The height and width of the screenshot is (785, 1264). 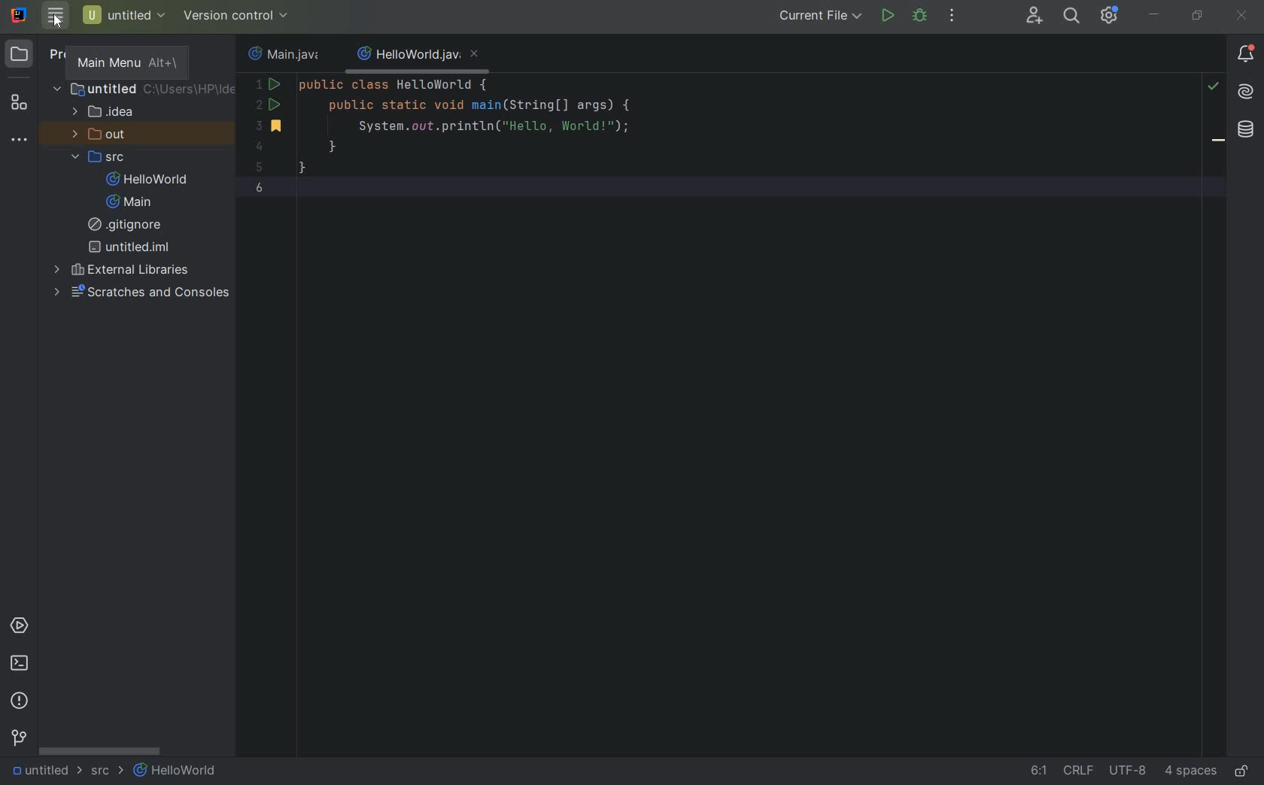 I want to click on system name, so click(x=19, y=15).